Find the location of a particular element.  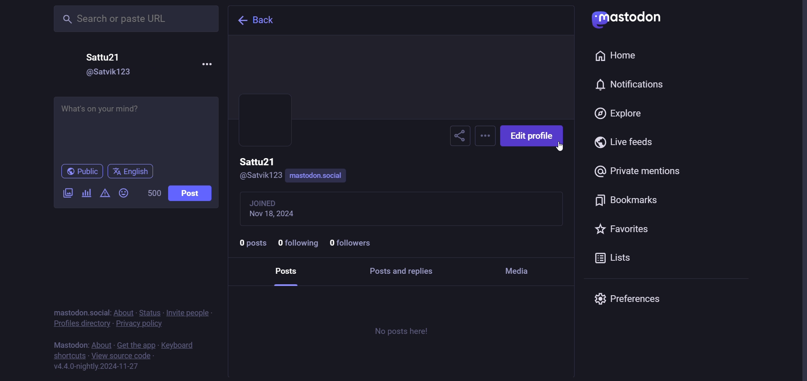

share is located at coordinates (456, 135).